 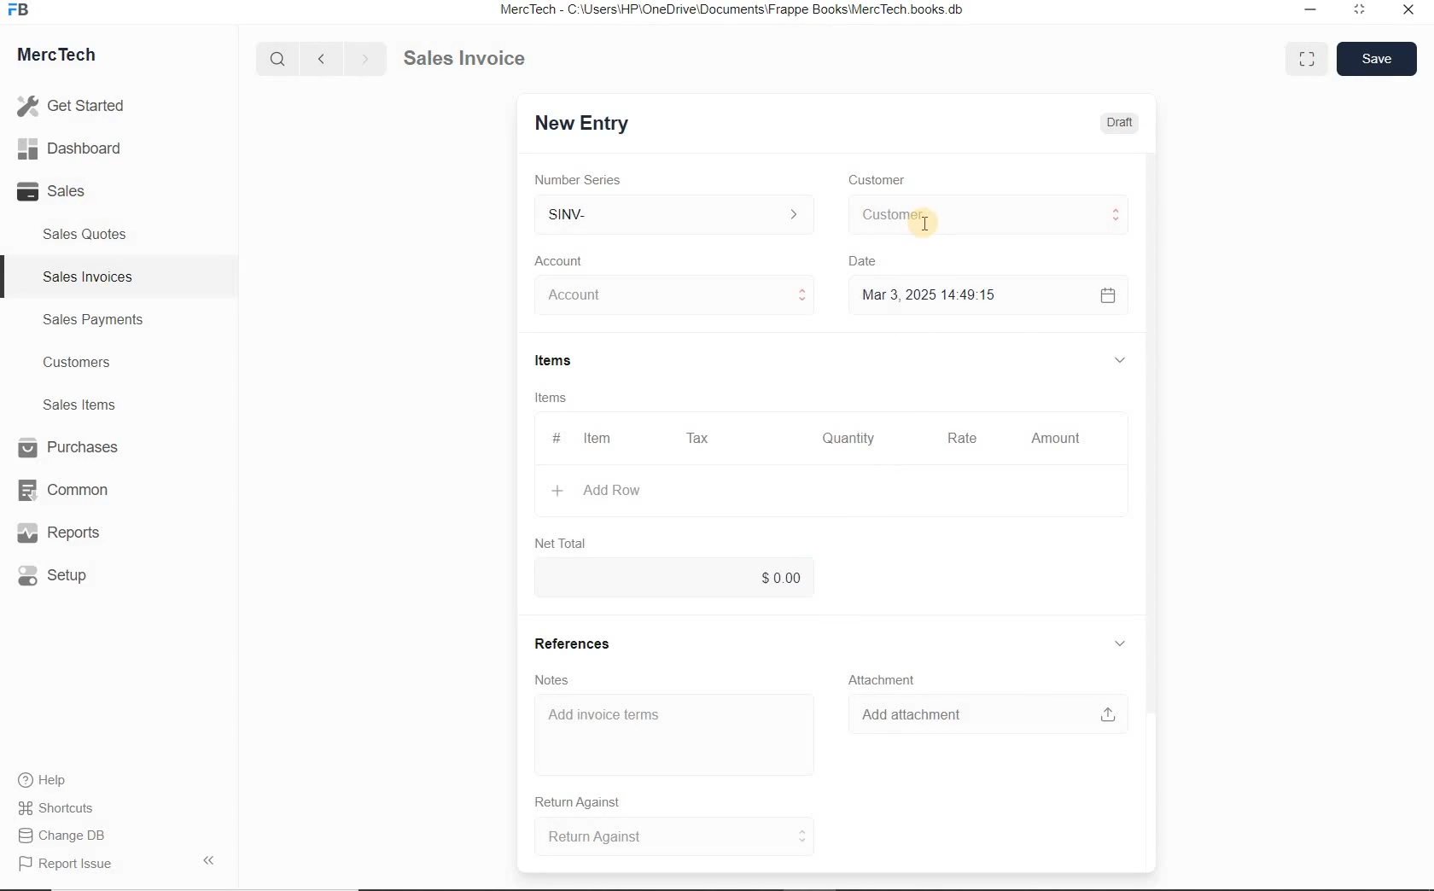 I want to click on Maximum, so click(x=1360, y=12).